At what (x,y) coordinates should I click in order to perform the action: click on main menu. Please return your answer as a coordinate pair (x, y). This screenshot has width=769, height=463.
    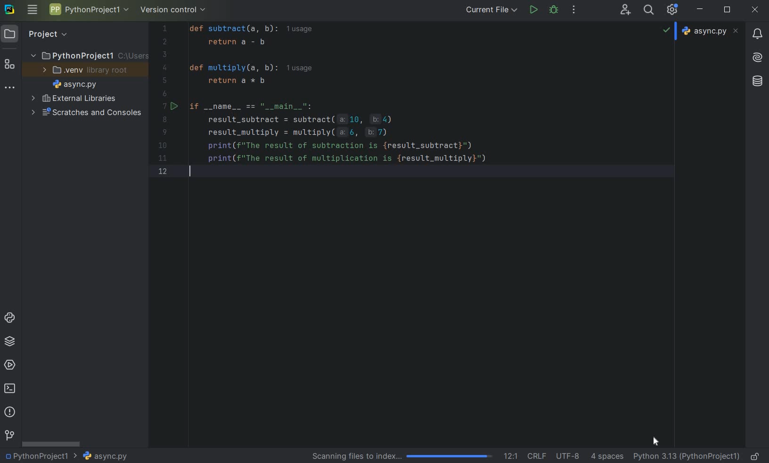
    Looking at the image, I should click on (33, 11).